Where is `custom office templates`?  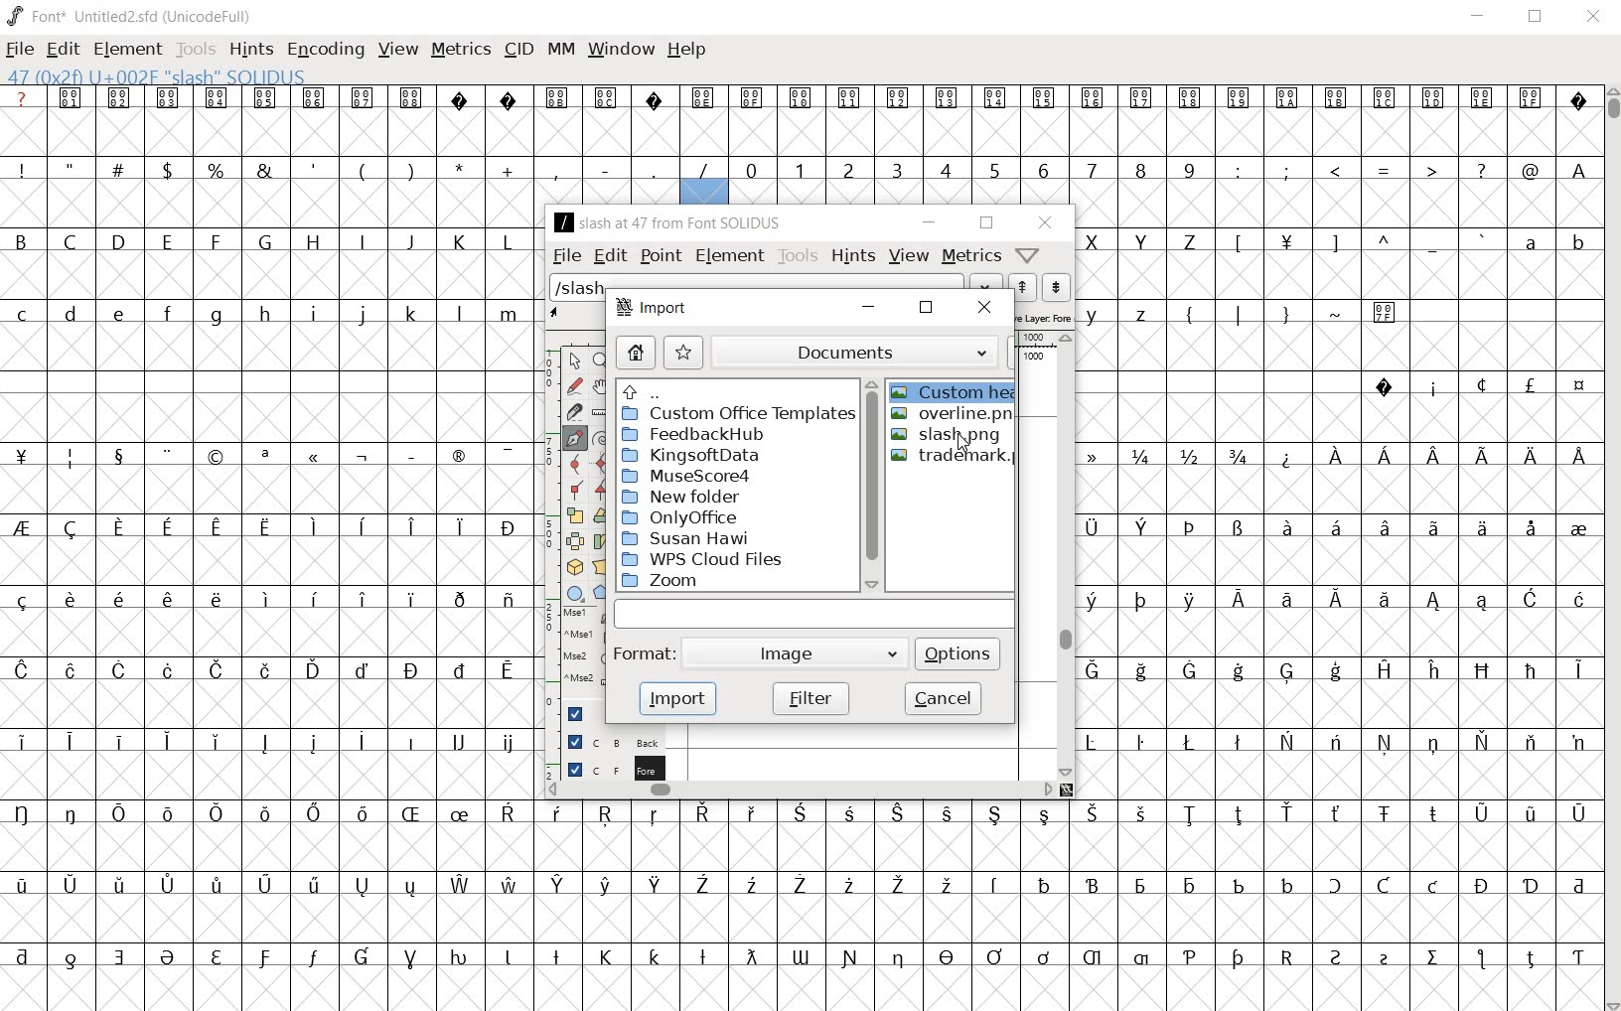 custom office templates is located at coordinates (737, 414).